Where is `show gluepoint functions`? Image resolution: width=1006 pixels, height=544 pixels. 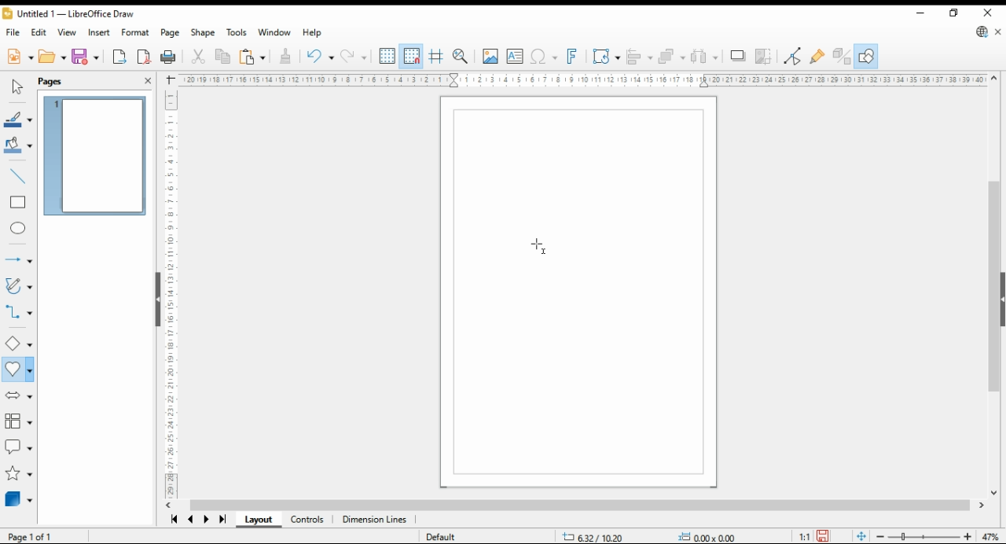
show gluepoint functions is located at coordinates (817, 57).